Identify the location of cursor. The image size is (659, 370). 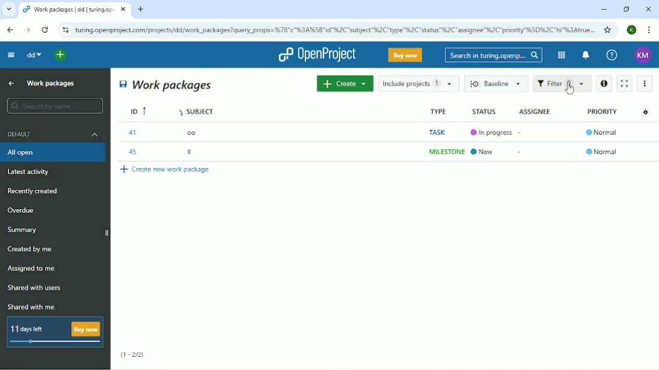
(567, 90).